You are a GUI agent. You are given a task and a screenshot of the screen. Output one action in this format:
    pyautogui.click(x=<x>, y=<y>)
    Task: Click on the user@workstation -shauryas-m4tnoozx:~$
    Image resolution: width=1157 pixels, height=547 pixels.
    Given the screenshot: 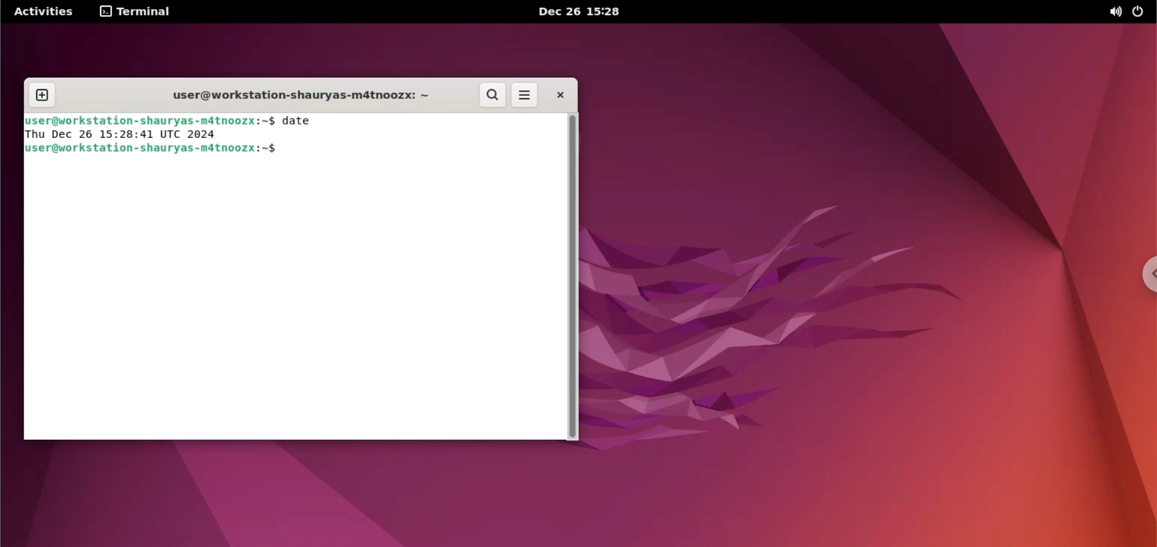 What is the action you would take?
    pyautogui.click(x=160, y=149)
    